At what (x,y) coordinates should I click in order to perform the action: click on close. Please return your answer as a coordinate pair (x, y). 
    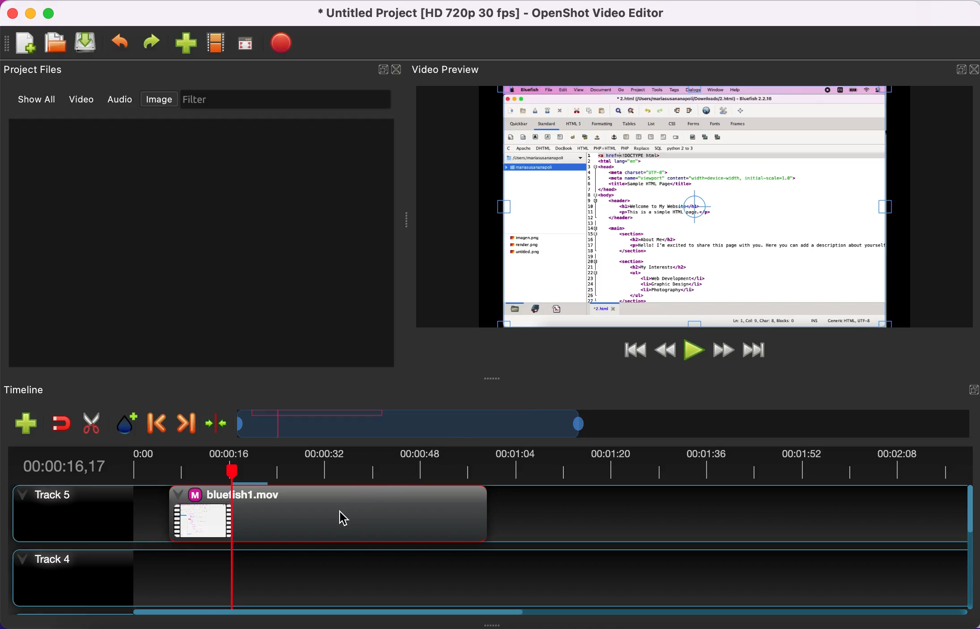
    Looking at the image, I should click on (397, 69).